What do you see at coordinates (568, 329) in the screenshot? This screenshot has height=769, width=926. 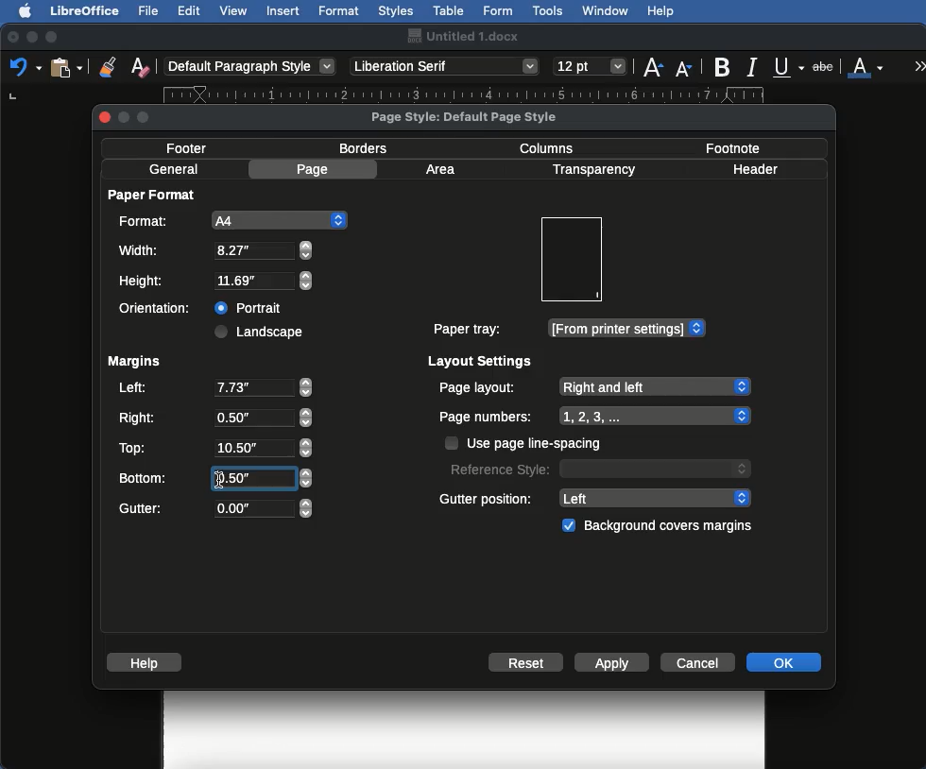 I see `Paper tray` at bounding box center [568, 329].